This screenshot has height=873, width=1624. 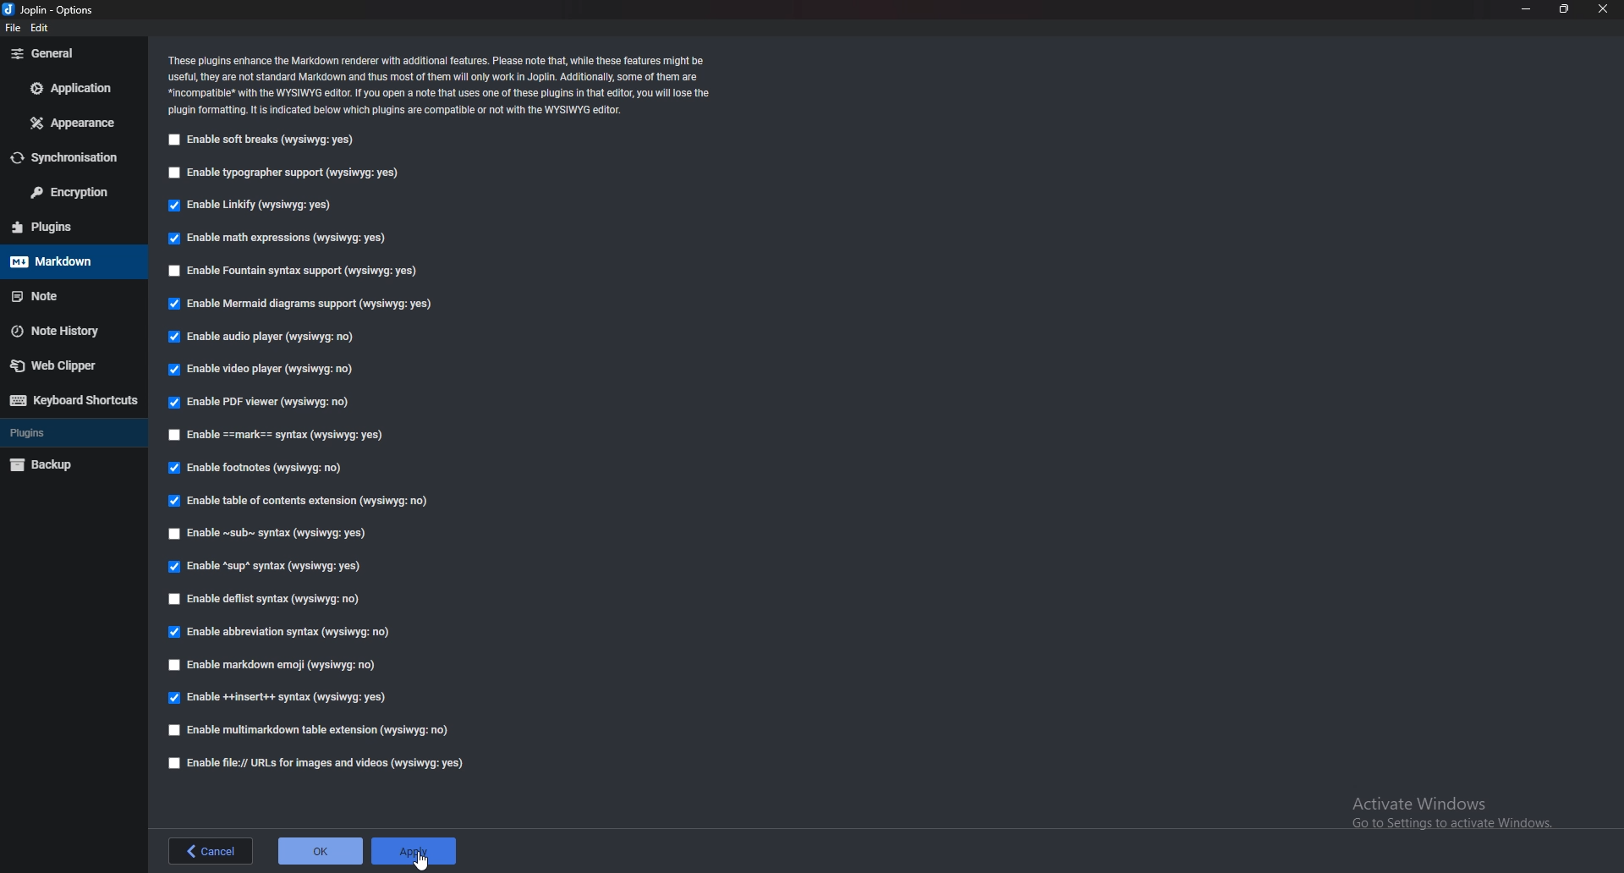 What do you see at coordinates (70, 89) in the screenshot?
I see `Application` at bounding box center [70, 89].